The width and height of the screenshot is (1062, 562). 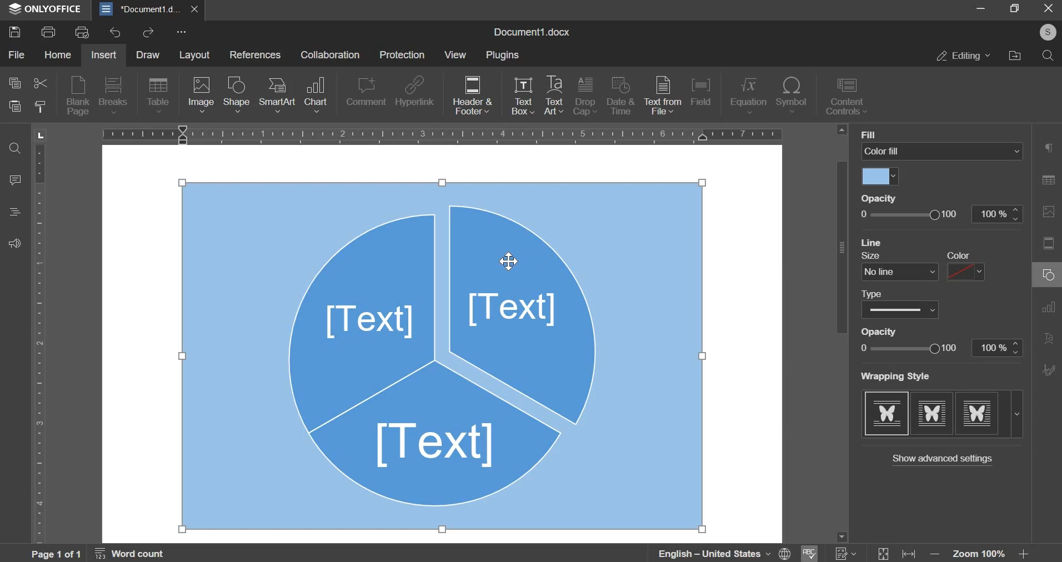 I want to click on language, so click(x=715, y=553).